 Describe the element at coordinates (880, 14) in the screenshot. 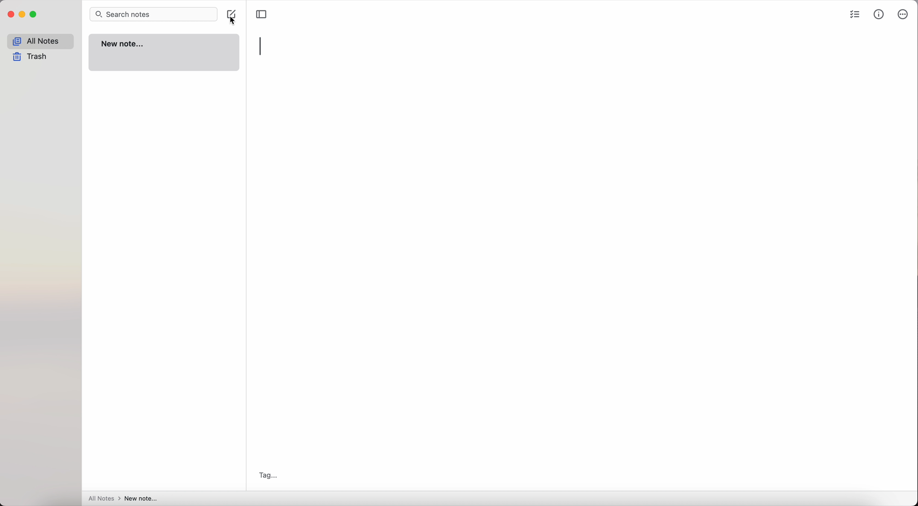

I see `metrics` at that location.